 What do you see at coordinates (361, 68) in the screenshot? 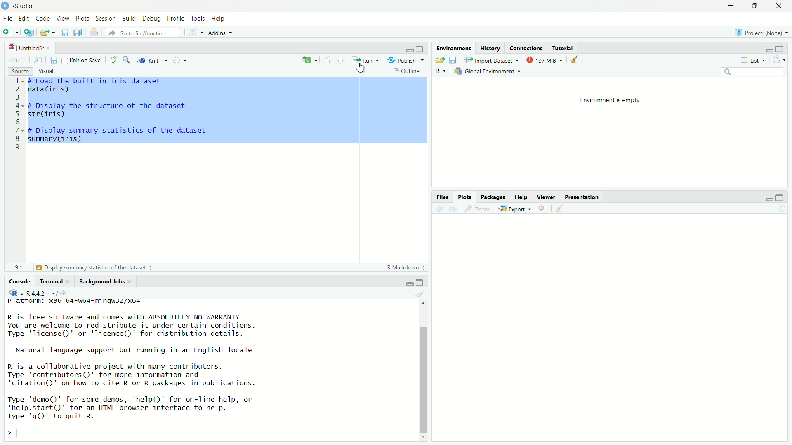
I see `Cursor` at bounding box center [361, 68].